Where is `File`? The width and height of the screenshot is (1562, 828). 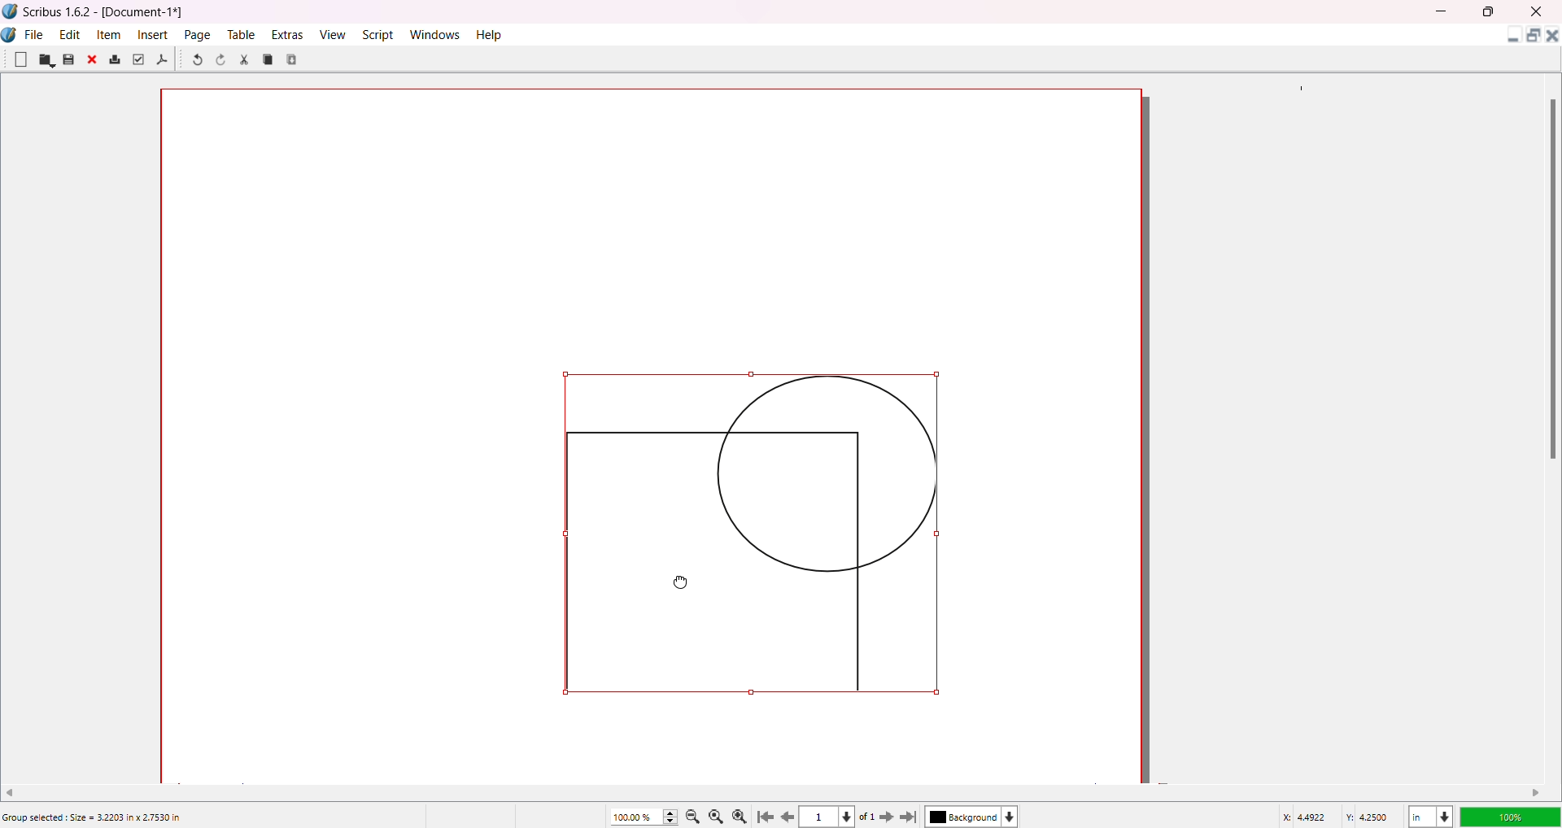
File is located at coordinates (35, 33).